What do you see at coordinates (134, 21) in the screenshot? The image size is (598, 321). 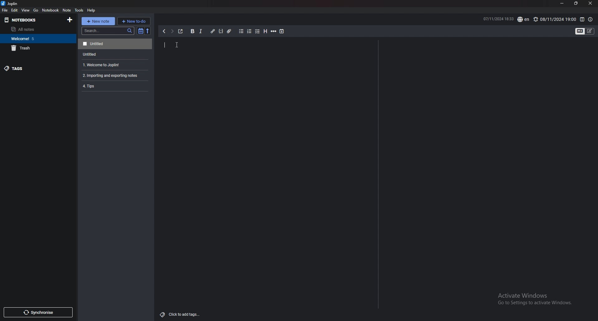 I see `new todo` at bounding box center [134, 21].